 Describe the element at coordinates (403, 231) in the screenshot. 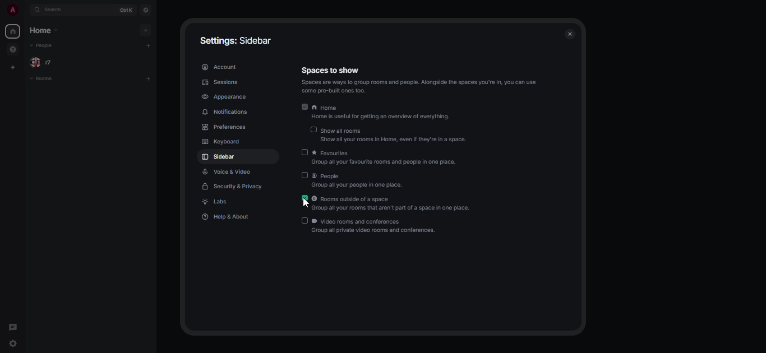

I see `Group all private video rooms and conferences.` at that location.